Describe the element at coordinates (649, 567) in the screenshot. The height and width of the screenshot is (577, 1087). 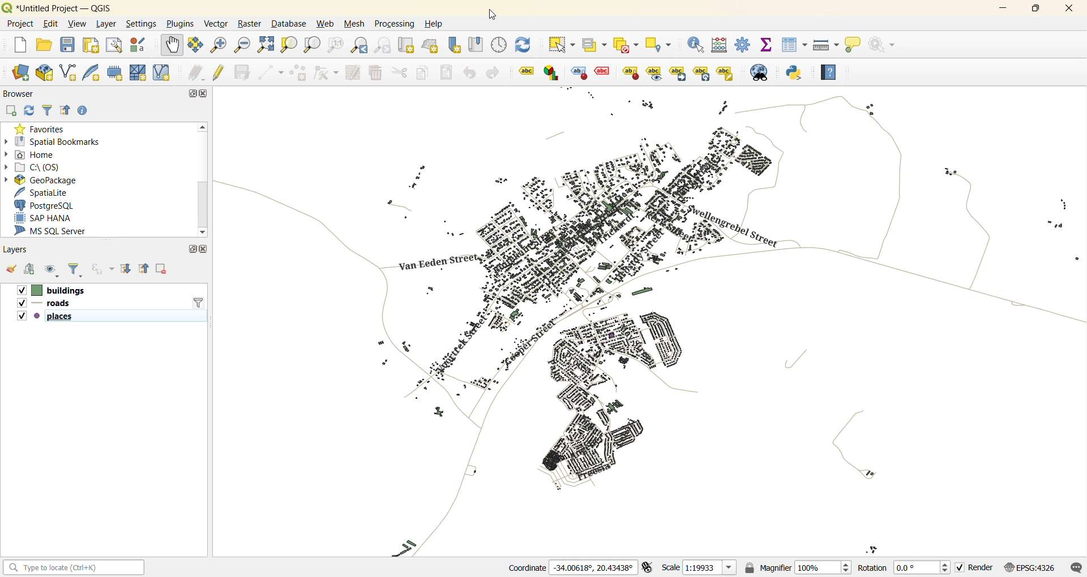
I see `toggle extents` at that location.